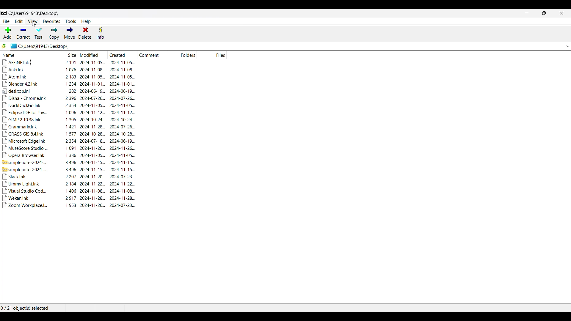 Image resolution: width=571 pixels, height=321 pixels. Describe the element at coordinates (54, 33) in the screenshot. I see `Copy` at that location.